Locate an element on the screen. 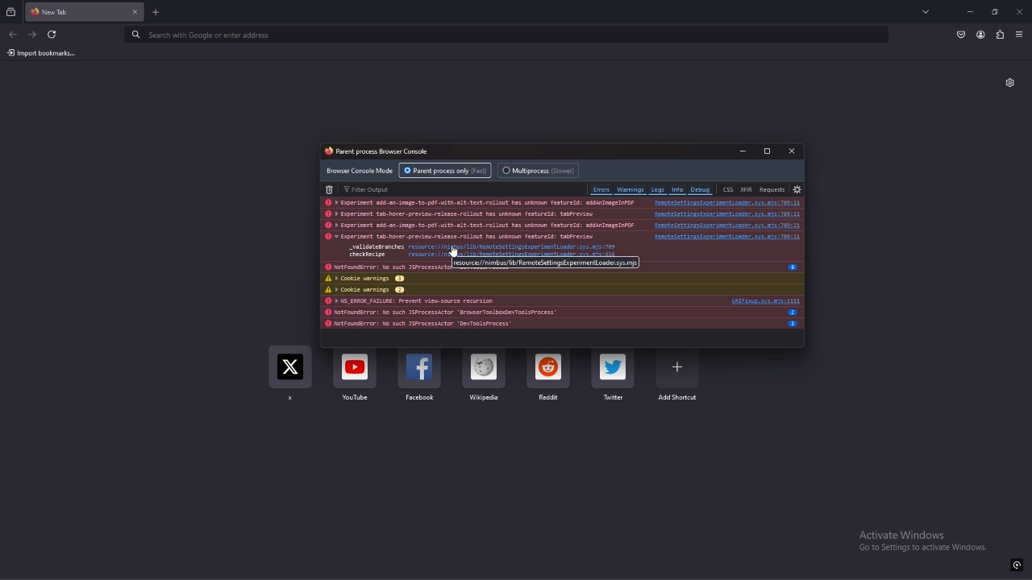 Image resolution: width=1032 pixels, height=580 pixels. filter output is located at coordinates (368, 188).